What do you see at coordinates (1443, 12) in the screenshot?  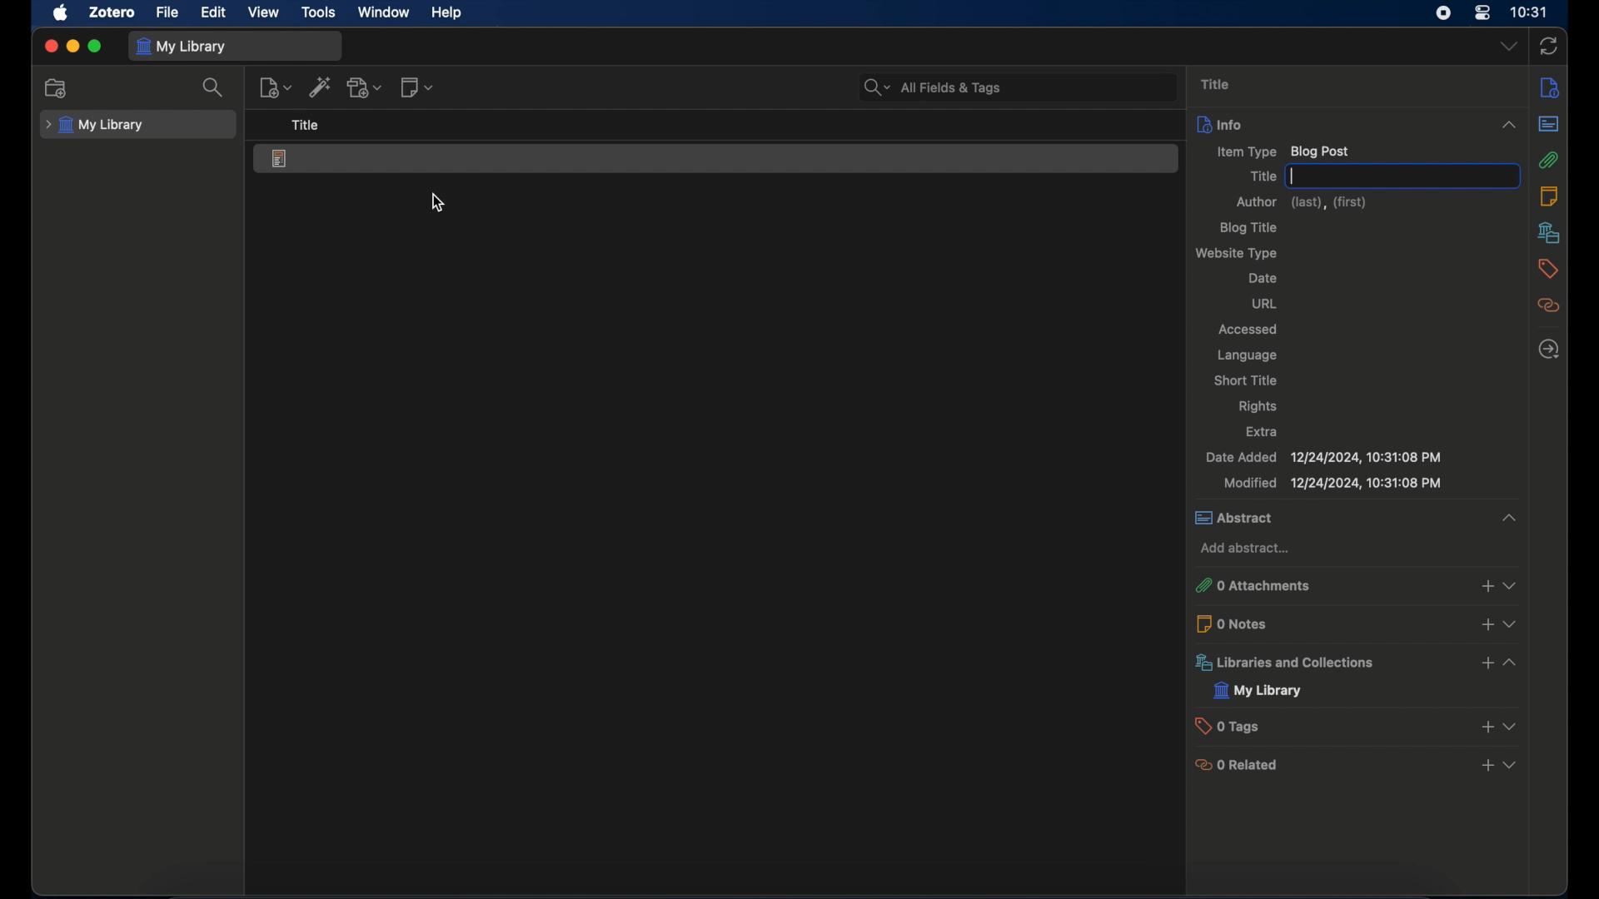 I see `screen recorder` at bounding box center [1443, 12].